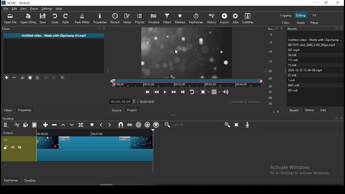 This screenshot has height=194, width=345. I want to click on edit, so click(15, 8).